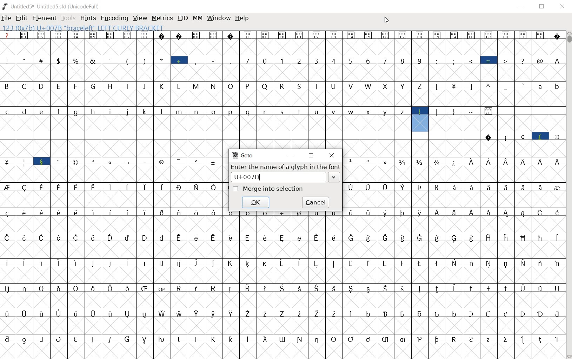 The height and width of the screenshot is (359, 572). Describe the element at coordinates (318, 202) in the screenshot. I see `cancel` at that location.